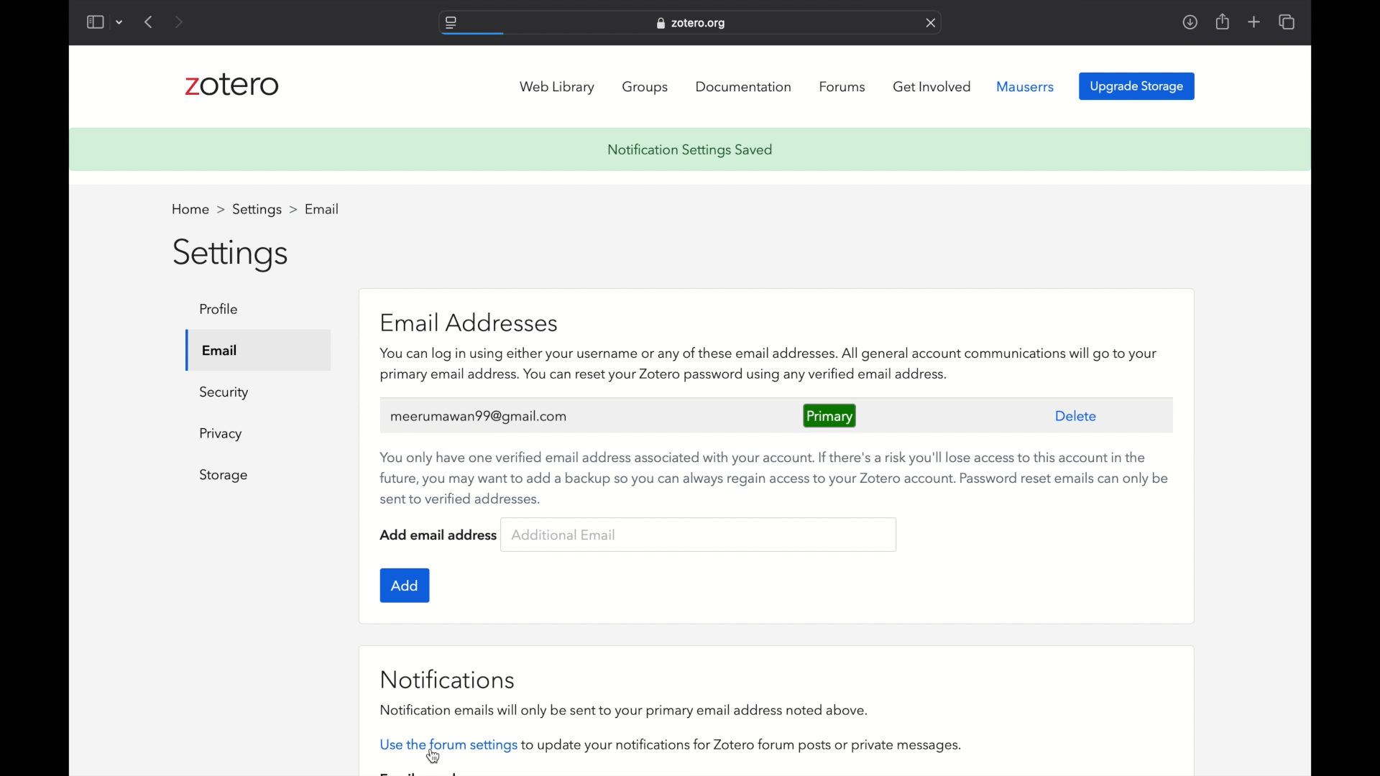 This screenshot has height=776, width=1380. I want to click on security, so click(224, 392).